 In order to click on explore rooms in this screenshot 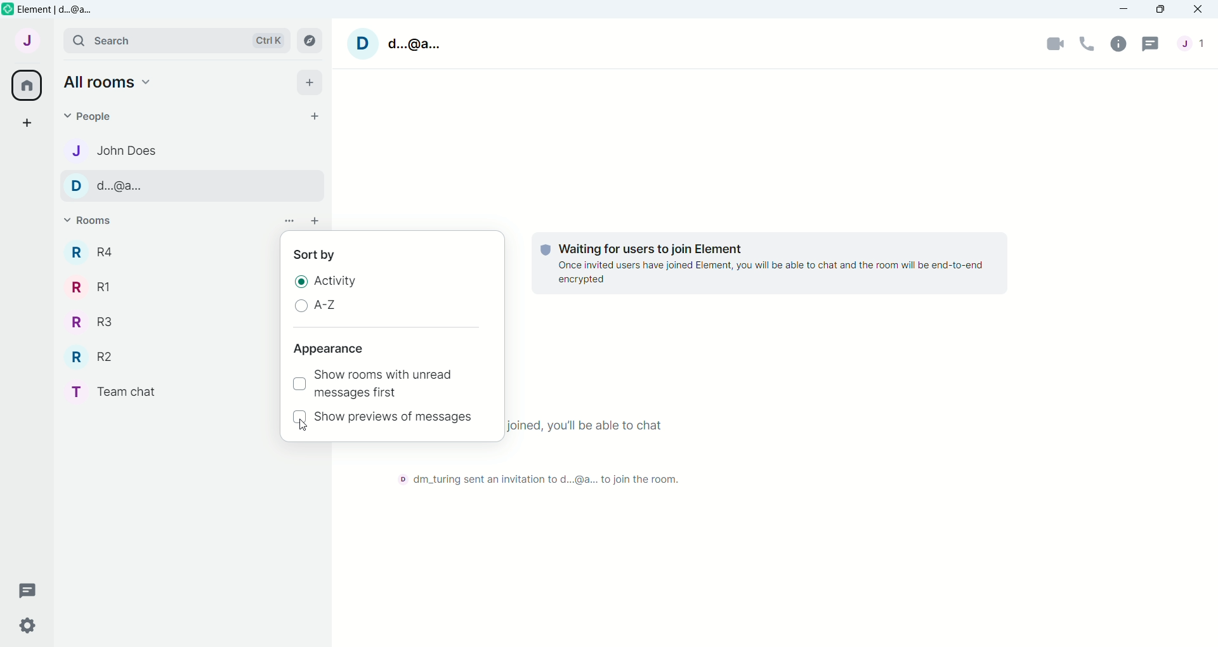, I will do `click(310, 41)`.